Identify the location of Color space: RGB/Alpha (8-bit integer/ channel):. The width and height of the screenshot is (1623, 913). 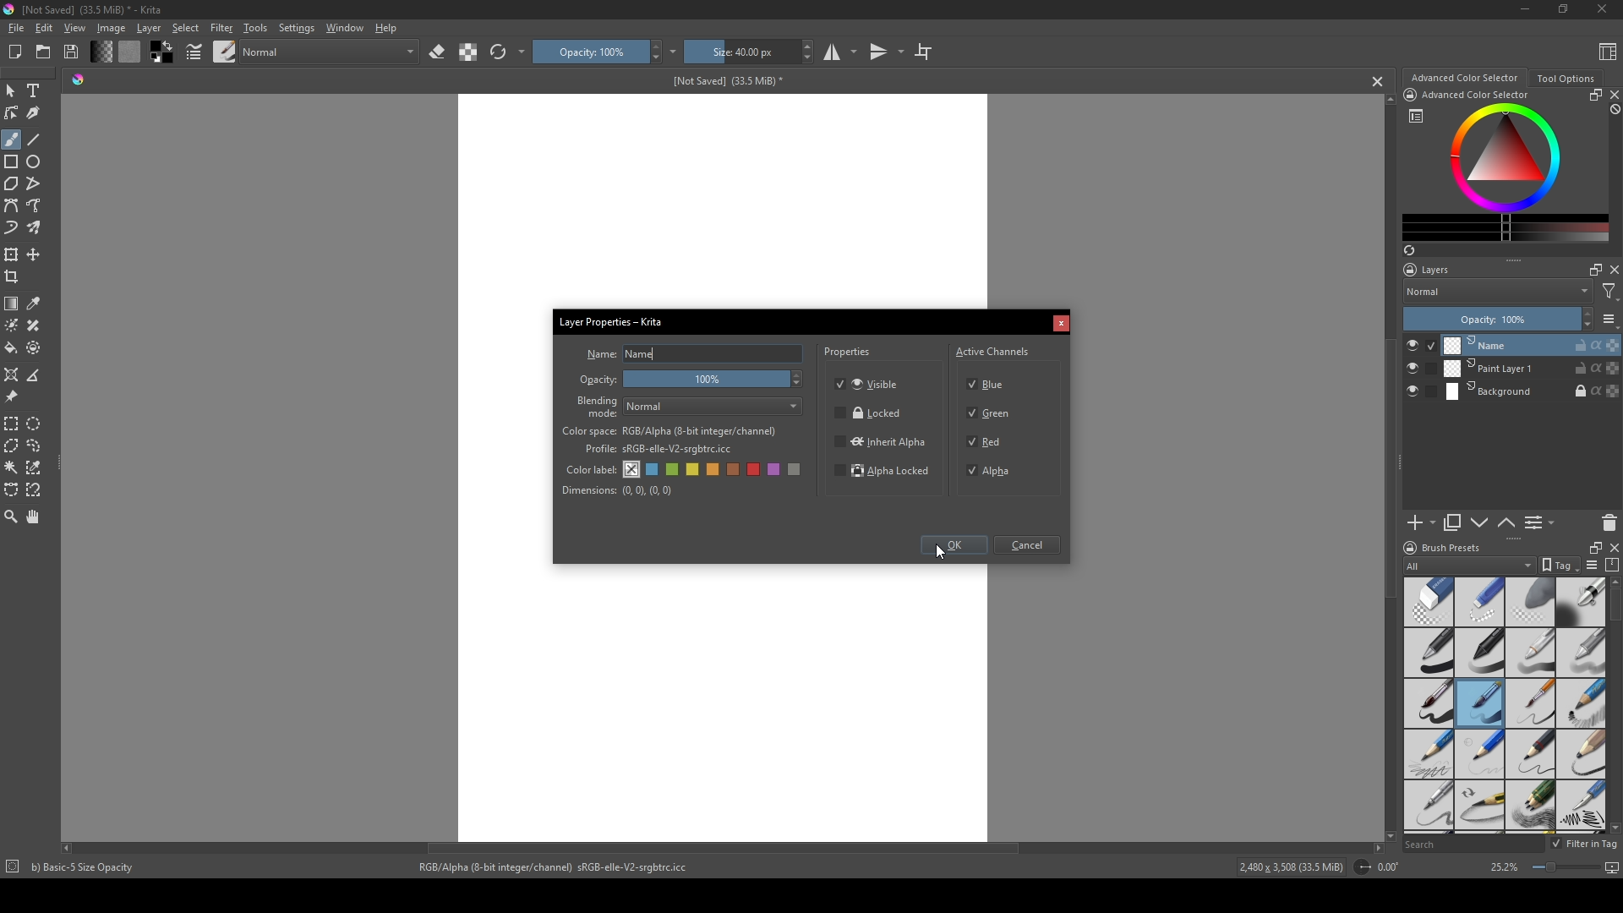
(669, 431).